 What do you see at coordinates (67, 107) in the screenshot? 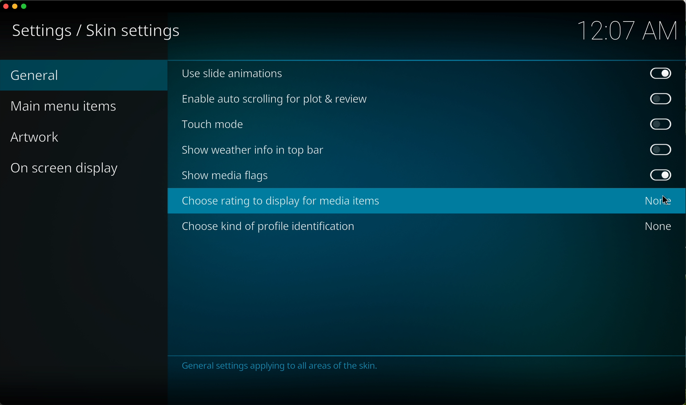
I see `main menu items` at bounding box center [67, 107].